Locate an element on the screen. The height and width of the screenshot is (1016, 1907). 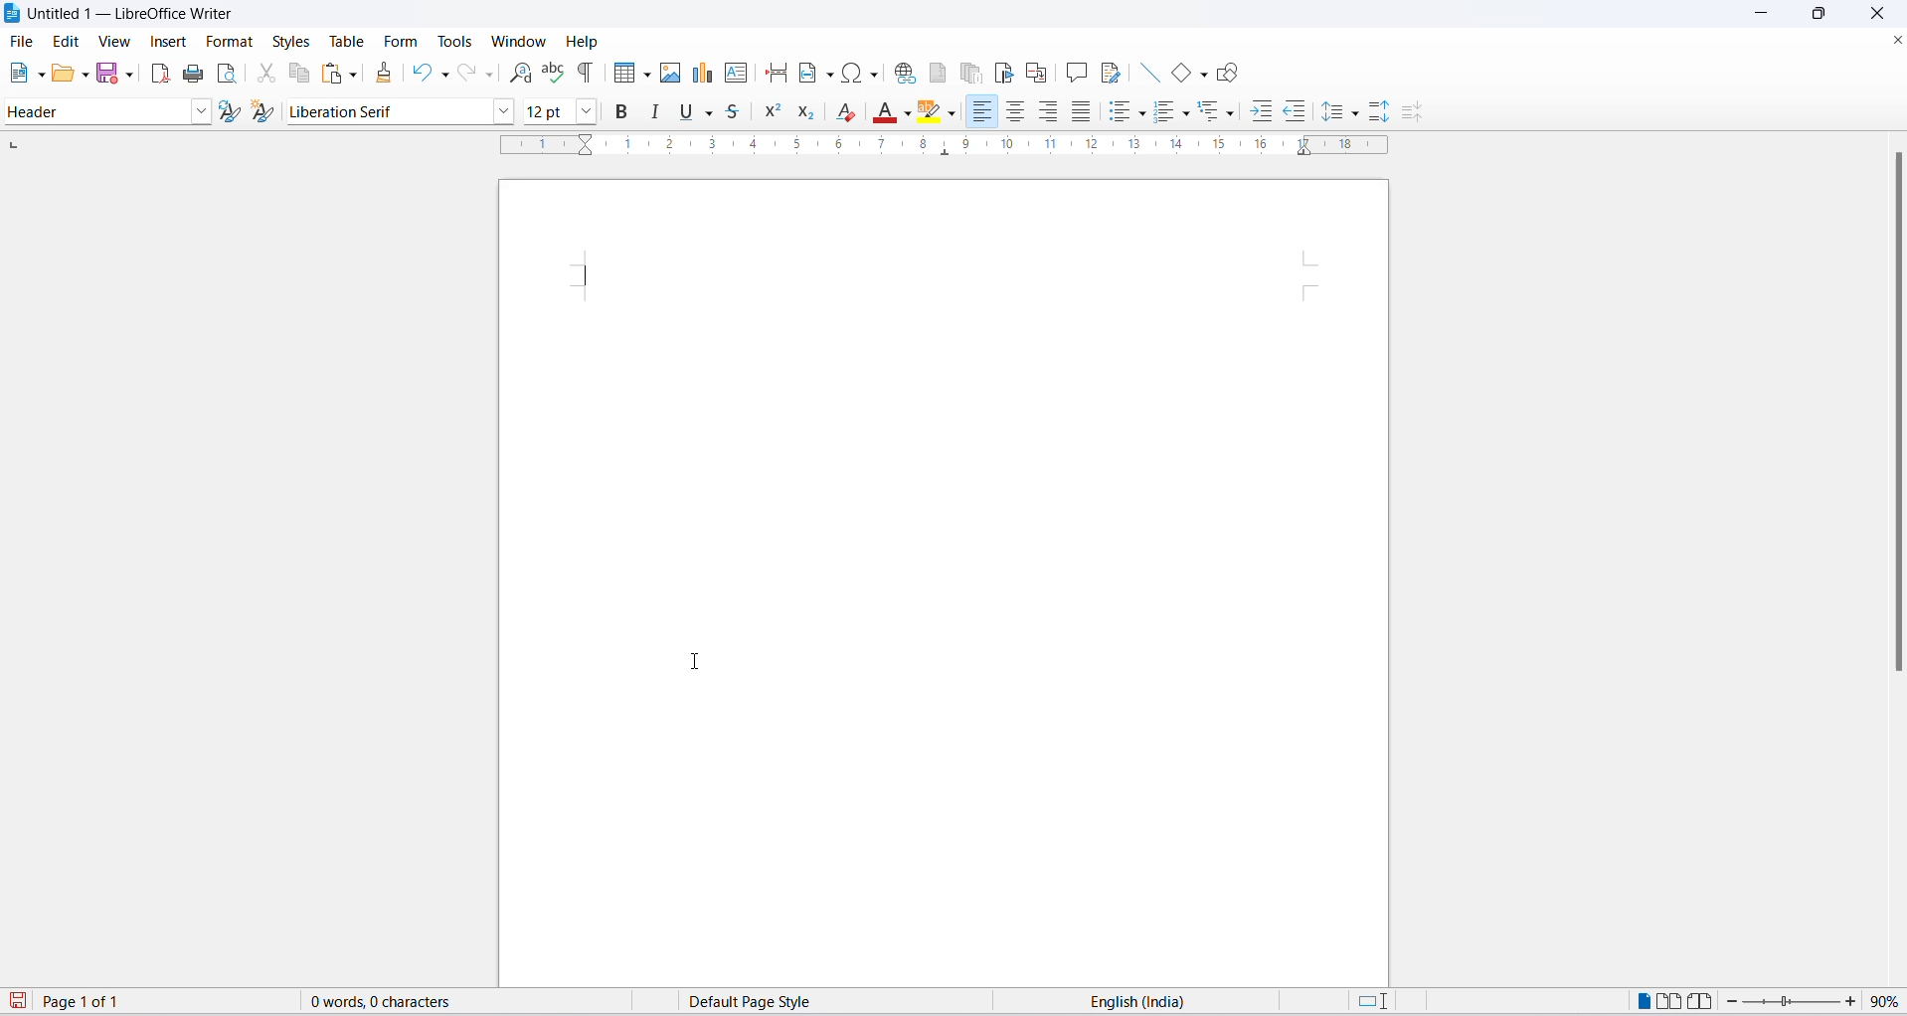
print preview is located at coordinates (229, 73).